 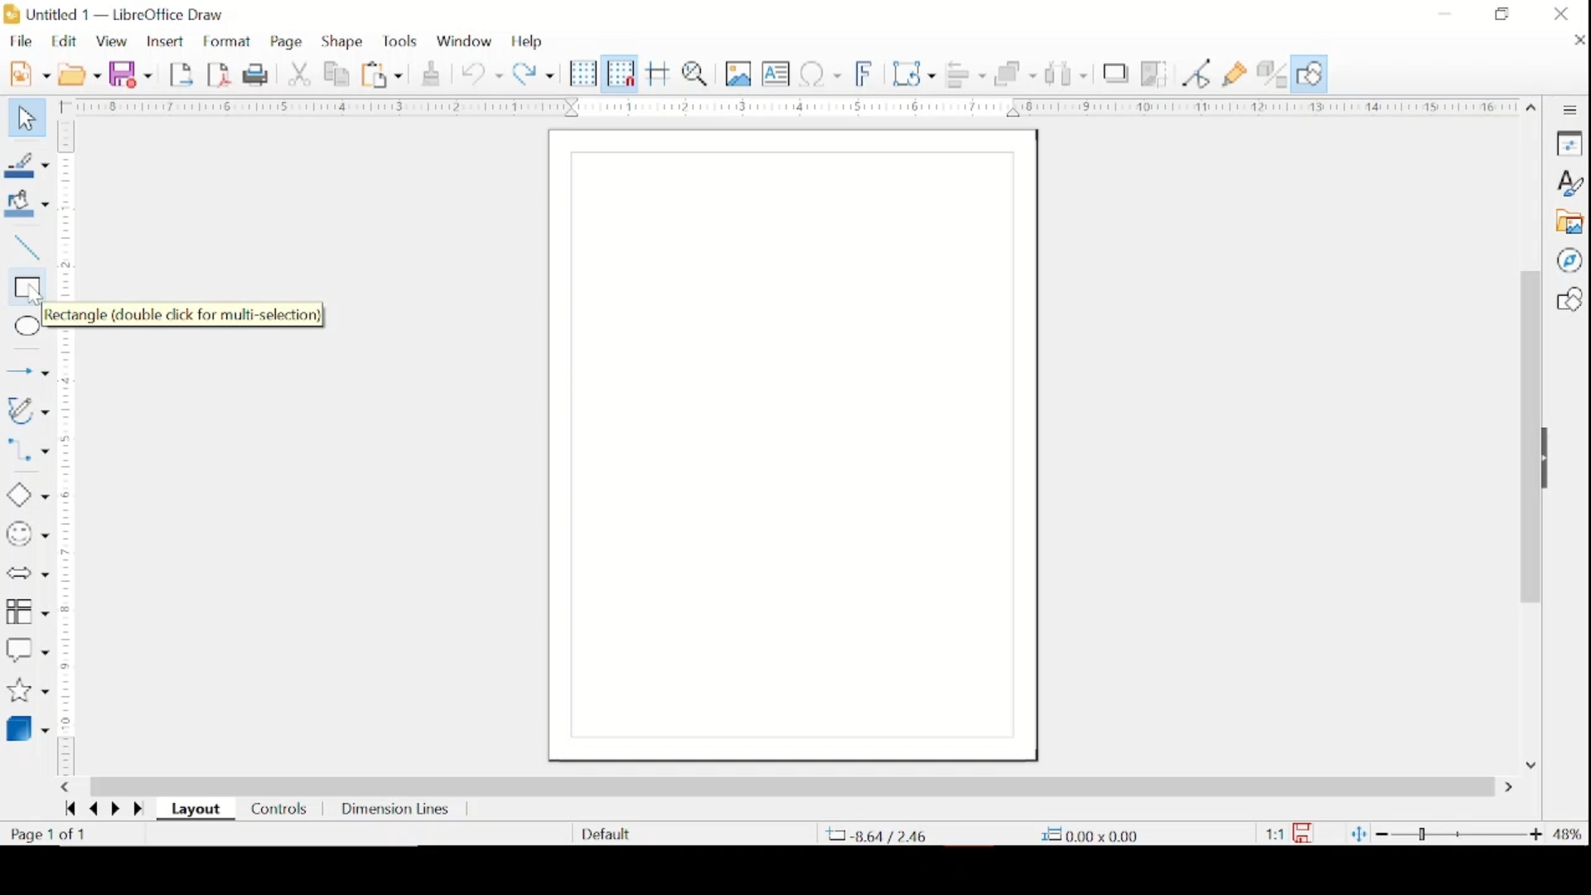 I want to click on select at least three objects to distribute, so click(x=1068, y=73).